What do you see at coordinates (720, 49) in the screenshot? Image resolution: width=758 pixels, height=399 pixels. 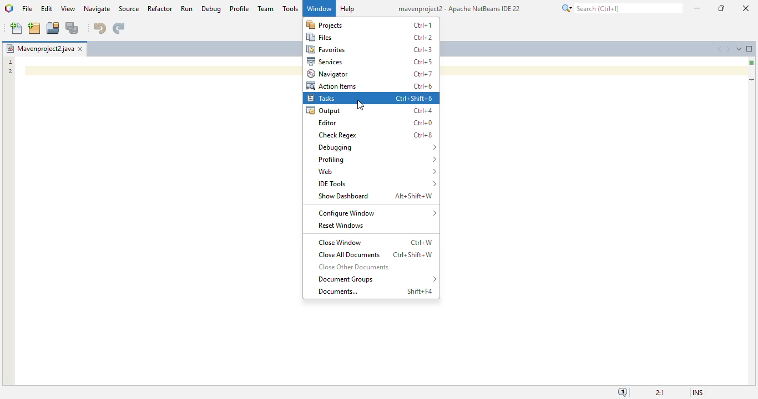 I see `scroll documents left` at bounding box center [720, 49].